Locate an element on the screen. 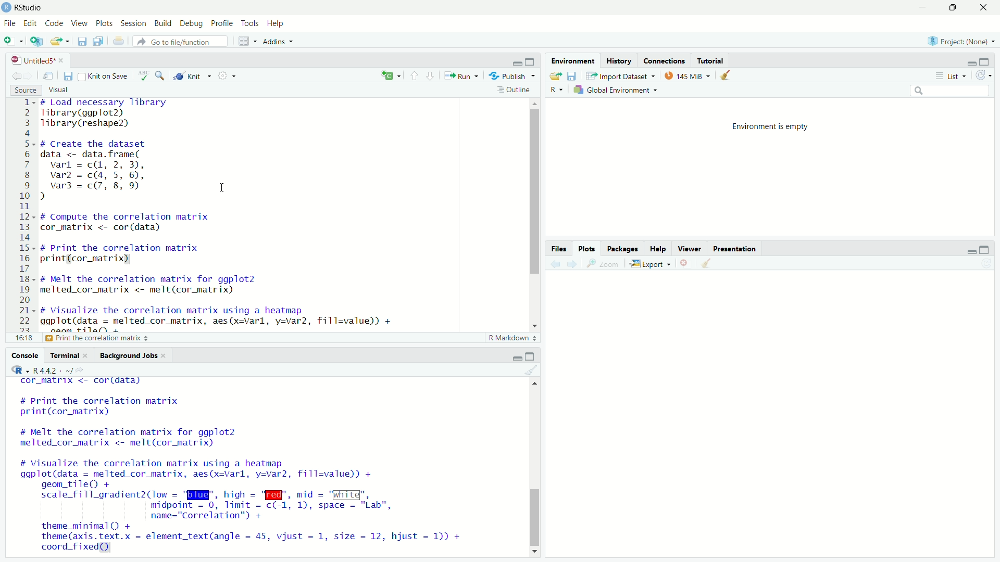  previous plot is located at coordinates (554, 264).